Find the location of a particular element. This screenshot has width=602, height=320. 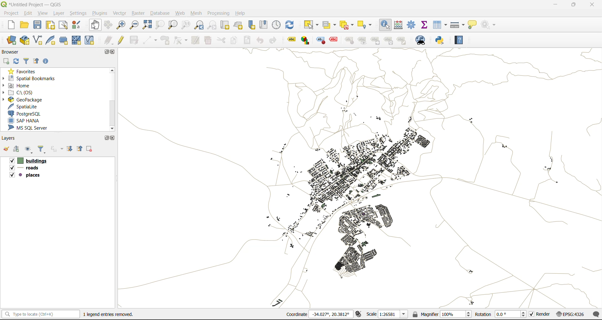

expand all is located at coordinates (71, 149).